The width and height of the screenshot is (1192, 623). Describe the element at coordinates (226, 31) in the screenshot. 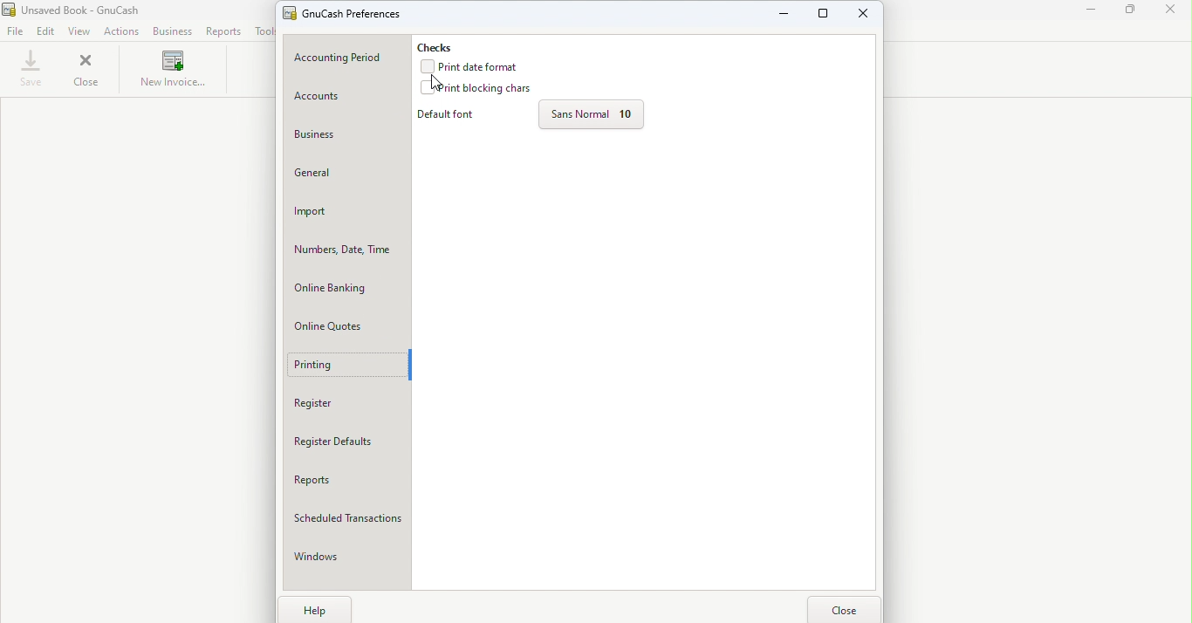

I see `Reports` at that location.